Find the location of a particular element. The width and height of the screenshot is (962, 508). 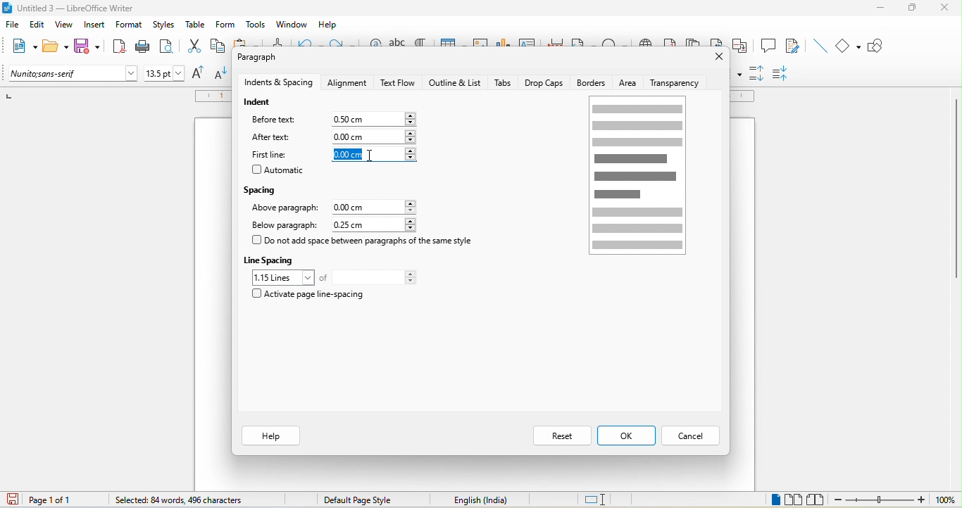

page 1 of 1 is located at coordinates (61, 500).